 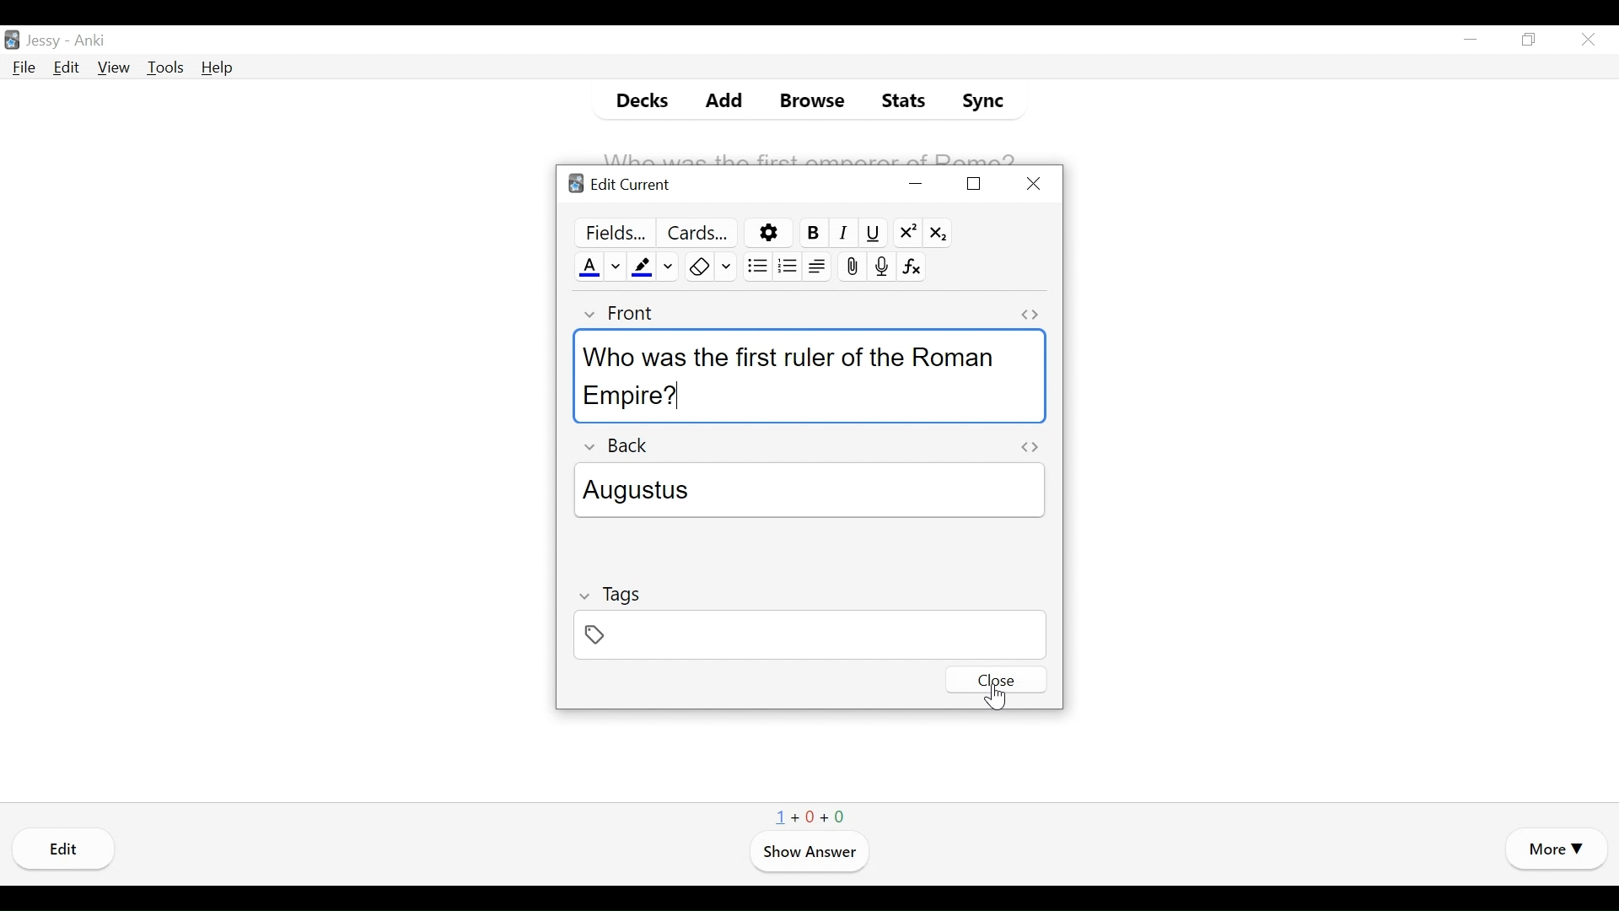 What do you see at coordinates (620, 185) in the screenshot?
I see `Edit Current` at bounding box center [620, 185].